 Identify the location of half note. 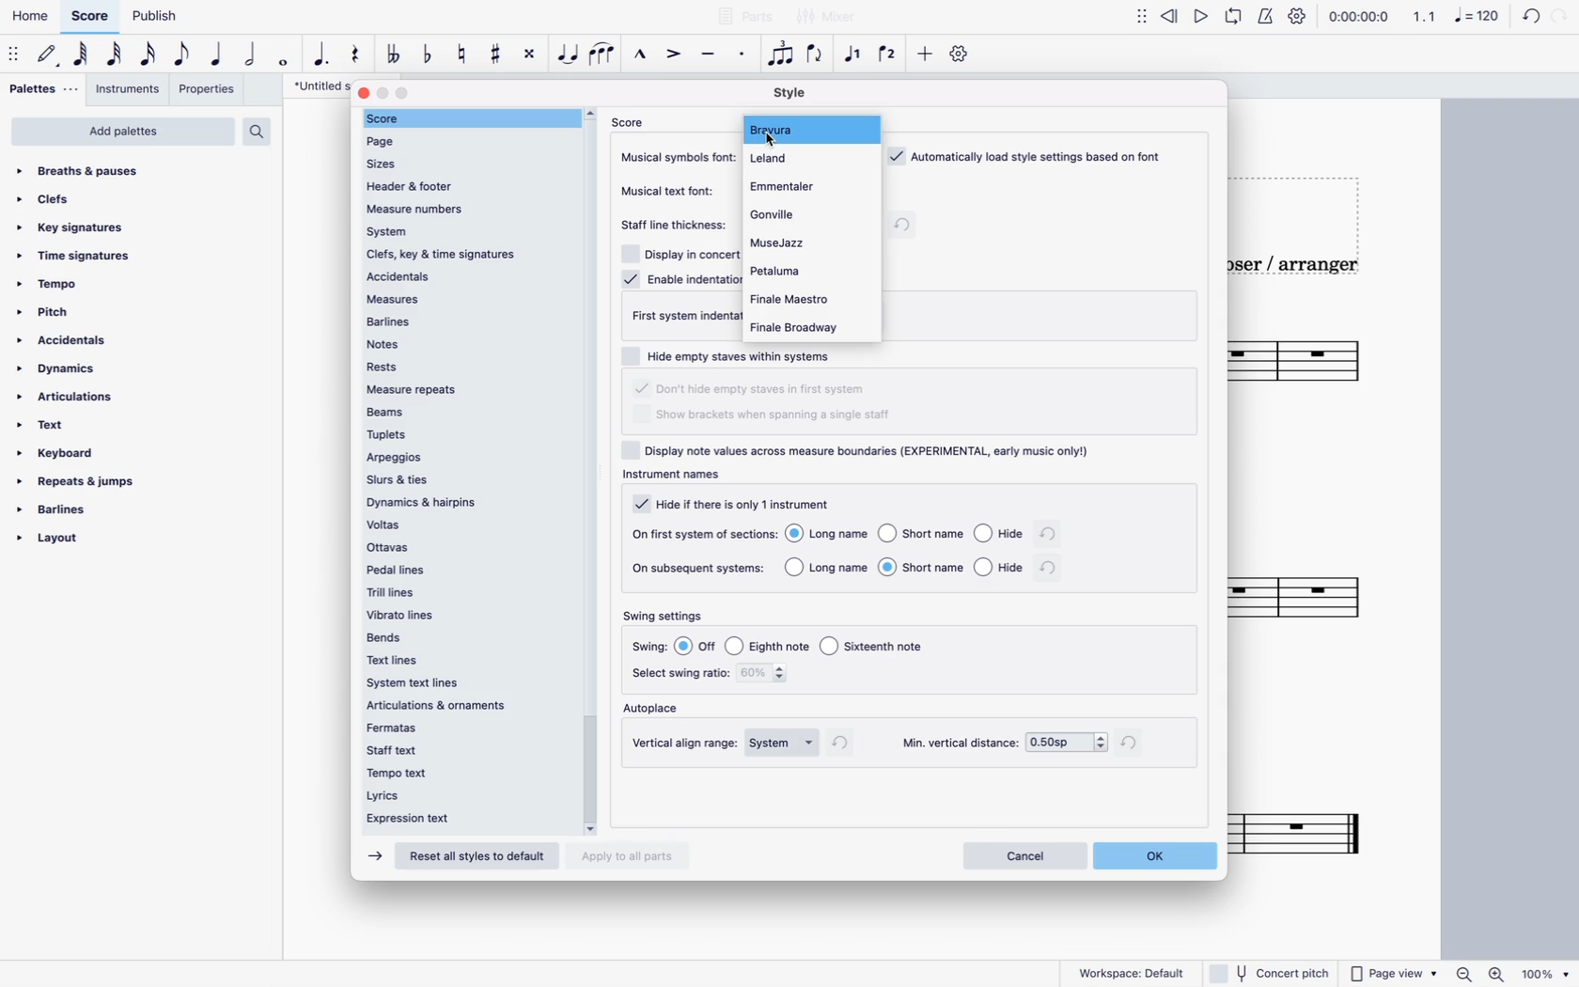
(254, 60).